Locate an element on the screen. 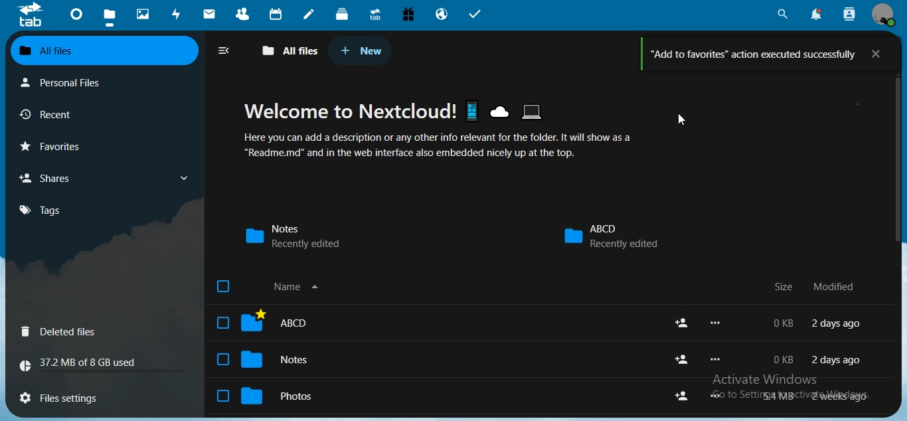 This screenshot has height=421, width=907. email hosting is located at coordinates (442, 15).